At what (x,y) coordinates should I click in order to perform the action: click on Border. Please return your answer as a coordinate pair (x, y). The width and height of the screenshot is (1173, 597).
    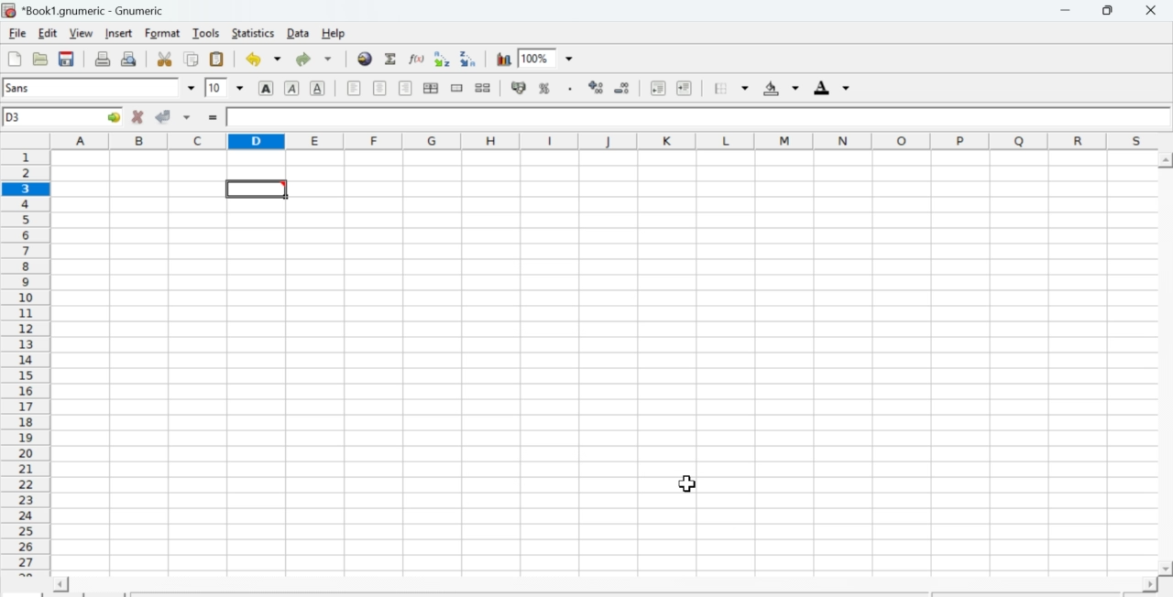
    Looking at the image, I should click on (731, 89).